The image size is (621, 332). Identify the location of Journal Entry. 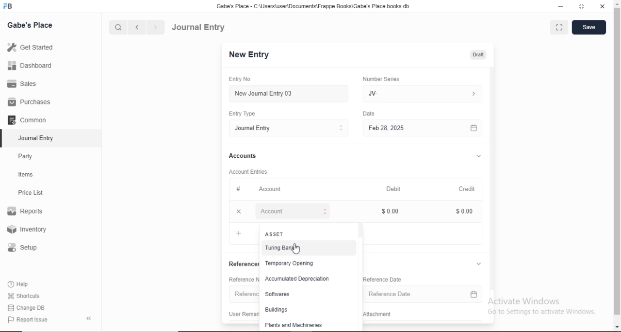
(199, 27).